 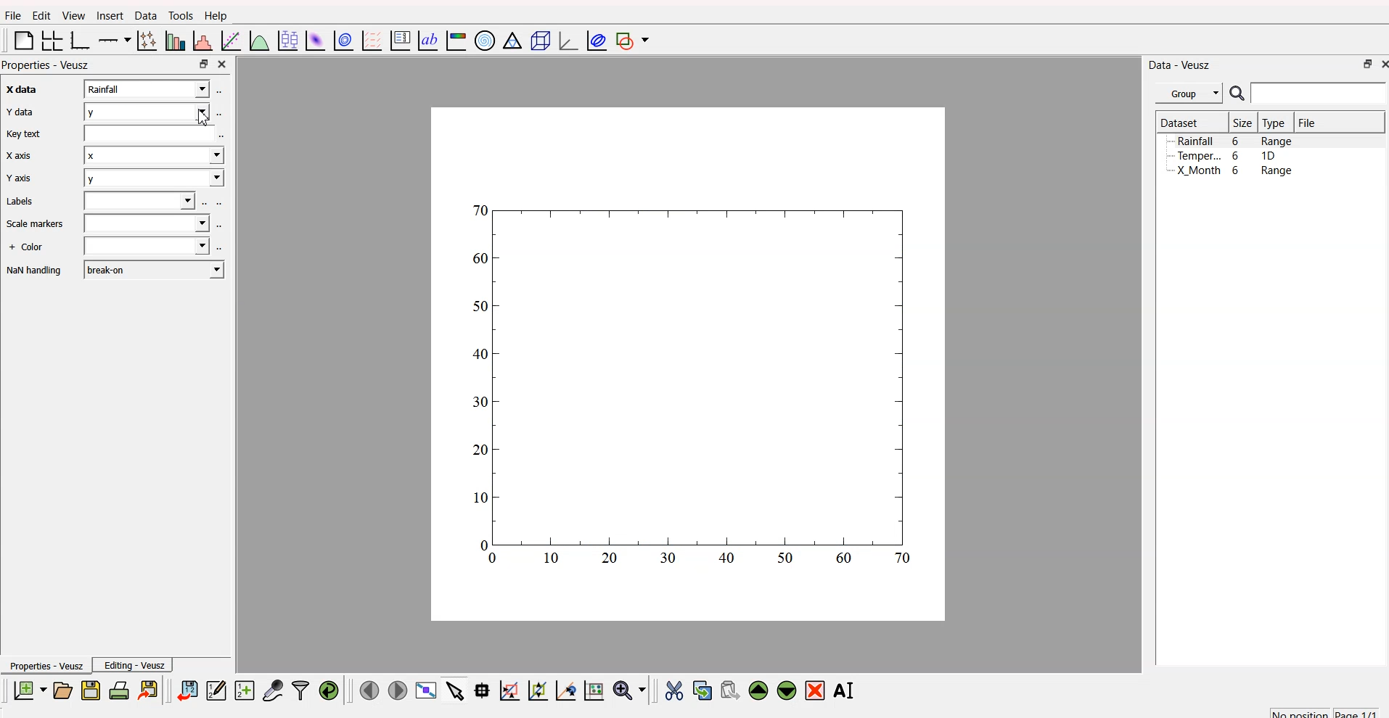 I want to click on select items from graph, so click(x=454, y=692).